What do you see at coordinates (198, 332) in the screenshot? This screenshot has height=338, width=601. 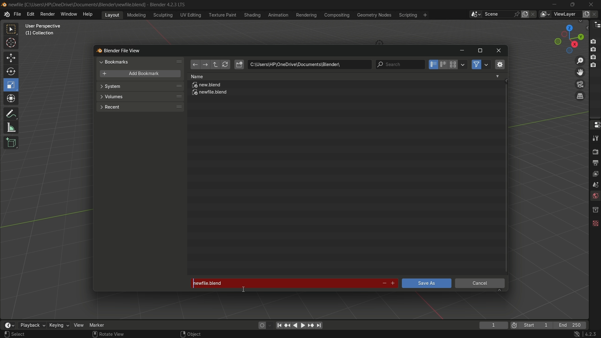 I see `Object` at bounding box center [198, 332].